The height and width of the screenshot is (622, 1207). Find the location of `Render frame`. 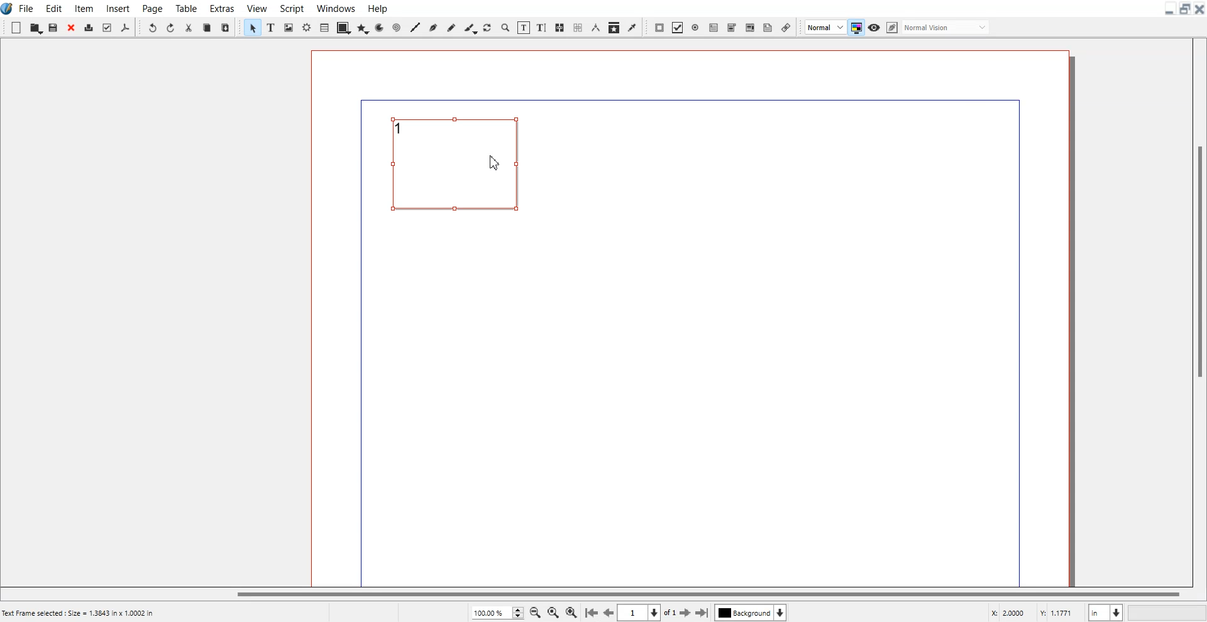

Render frame is located at coordinates (306, 27).